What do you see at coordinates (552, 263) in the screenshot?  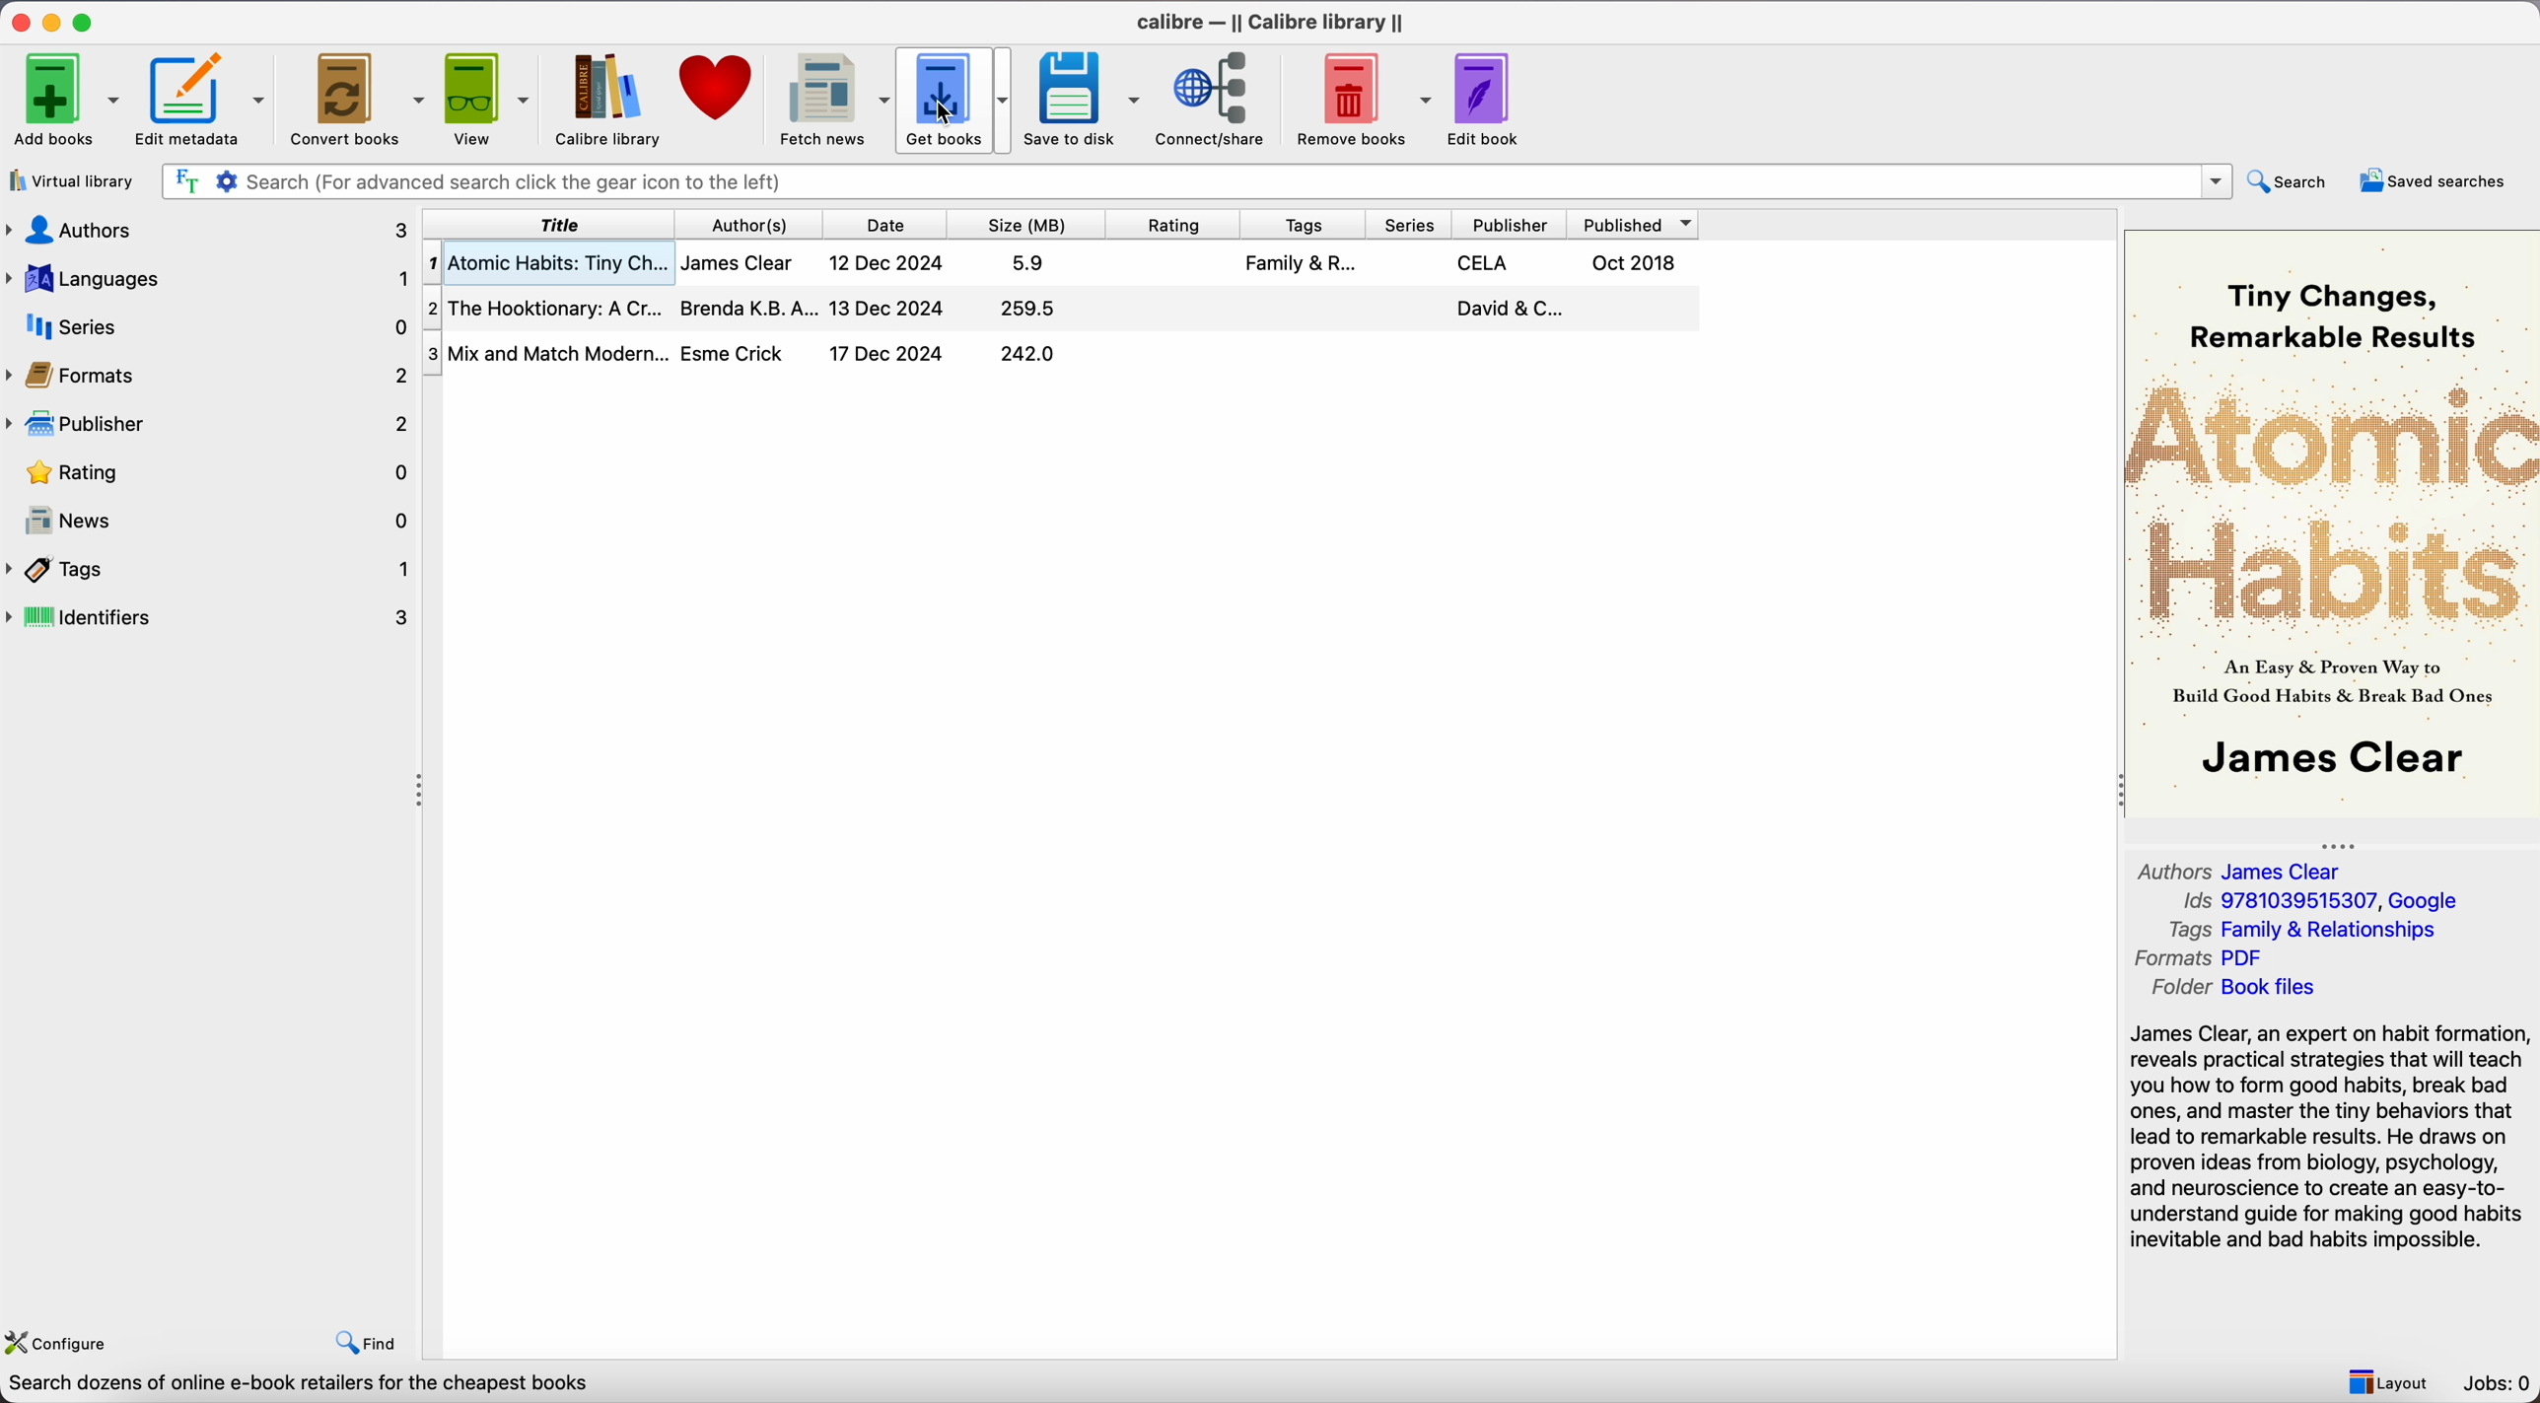 I see `Atomic Habits: Tiny Ch...` at bounding box center [552, 263].